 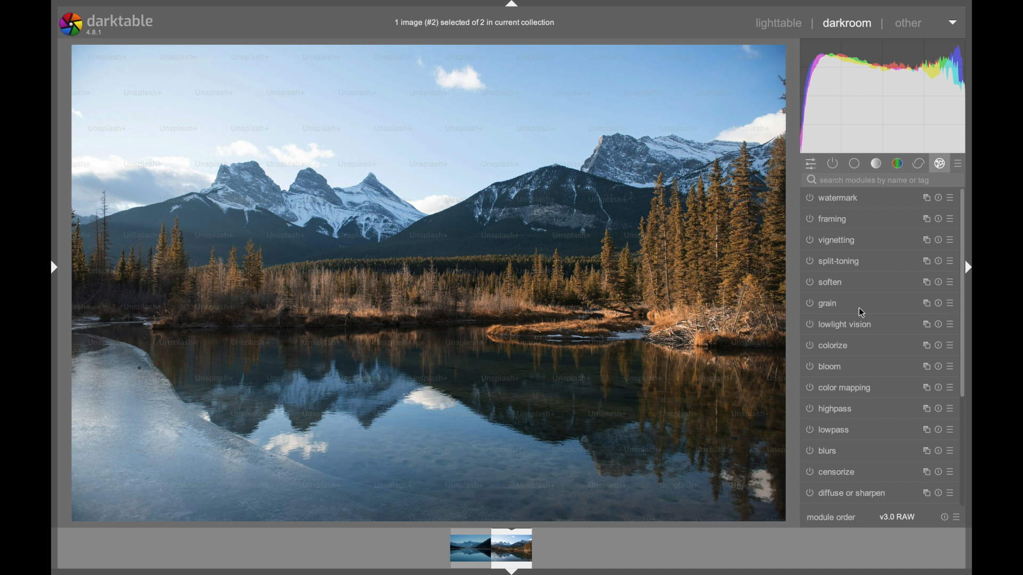 I want to click on darktable 4.8.1, so click(x=108, y=24).